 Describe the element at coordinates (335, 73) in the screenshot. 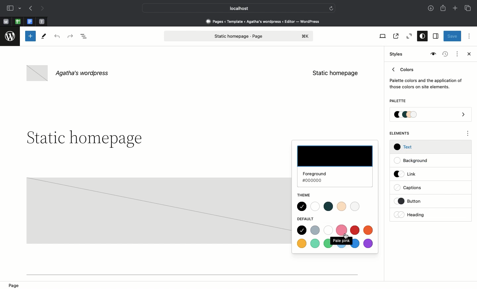

I see `Static homepage` at that location.